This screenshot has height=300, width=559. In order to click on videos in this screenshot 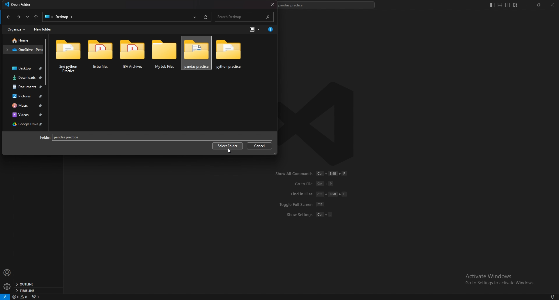, I will do `click(26, 115)`.